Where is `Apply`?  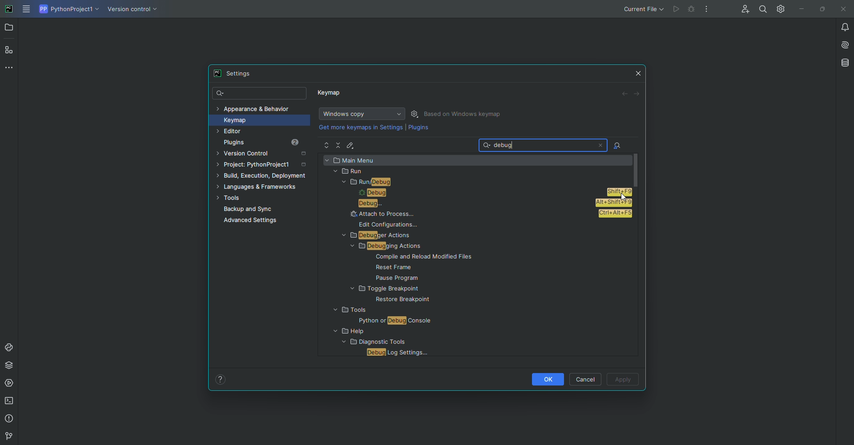
Apply is located at coordinates (624, 380).